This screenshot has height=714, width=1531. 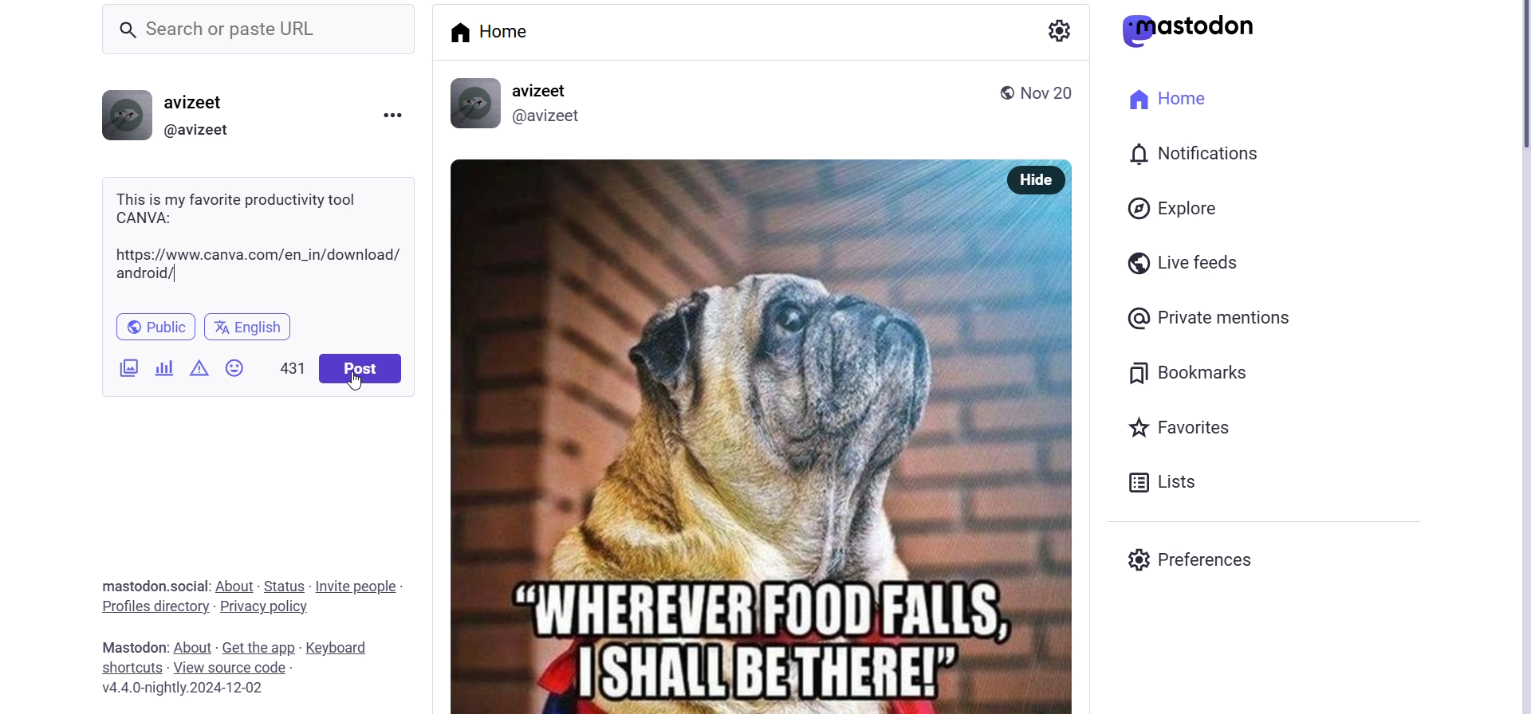 What do you see at coordinates (252, 324) in the screenshot?
I see `english` at bounding box center [252, 324].